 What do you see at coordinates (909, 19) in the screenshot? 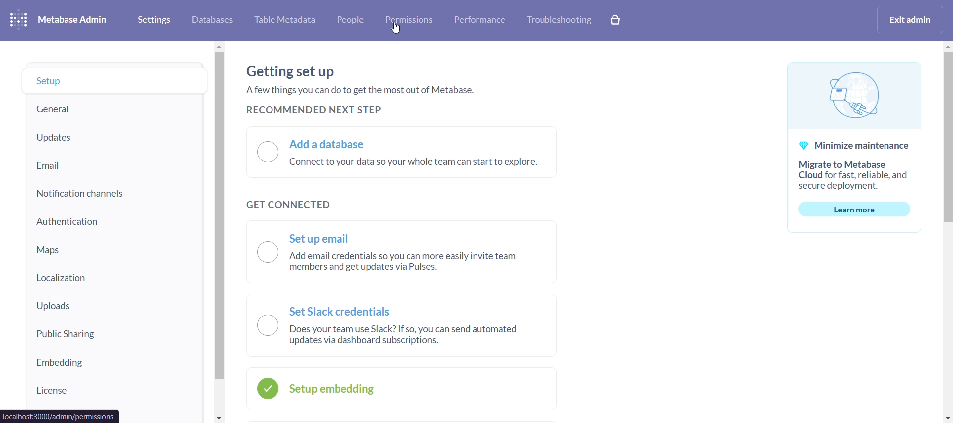
I see `exit admin` at bounding box center [909, 19].